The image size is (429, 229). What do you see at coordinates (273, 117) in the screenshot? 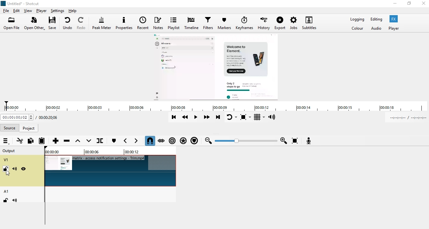
I see `Show volume control` at bounding box center [273, 117].